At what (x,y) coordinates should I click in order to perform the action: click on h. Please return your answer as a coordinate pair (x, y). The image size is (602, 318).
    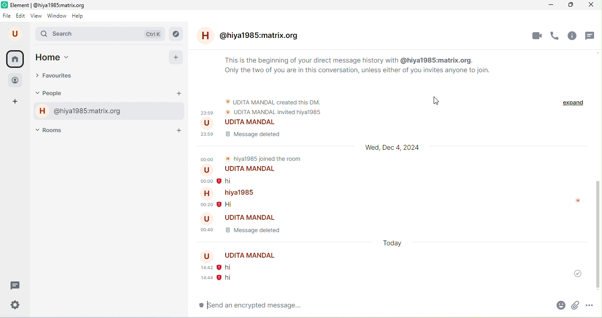
    Looking at the image, I should click on (574, 201).